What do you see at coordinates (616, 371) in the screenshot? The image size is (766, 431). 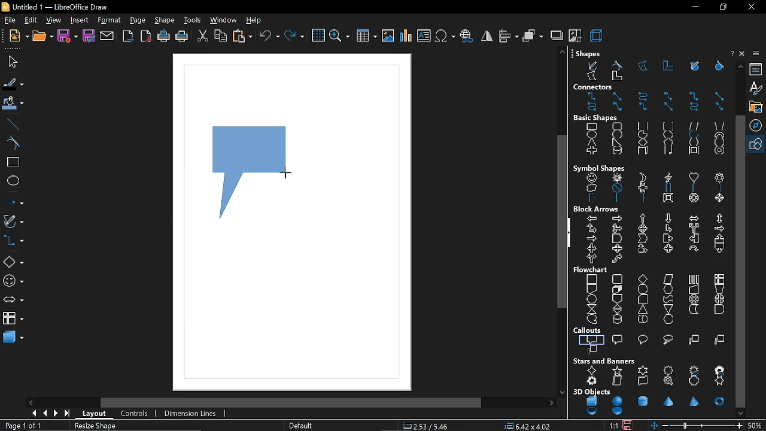 I see `5 point star` at bounding box center [616, 371].